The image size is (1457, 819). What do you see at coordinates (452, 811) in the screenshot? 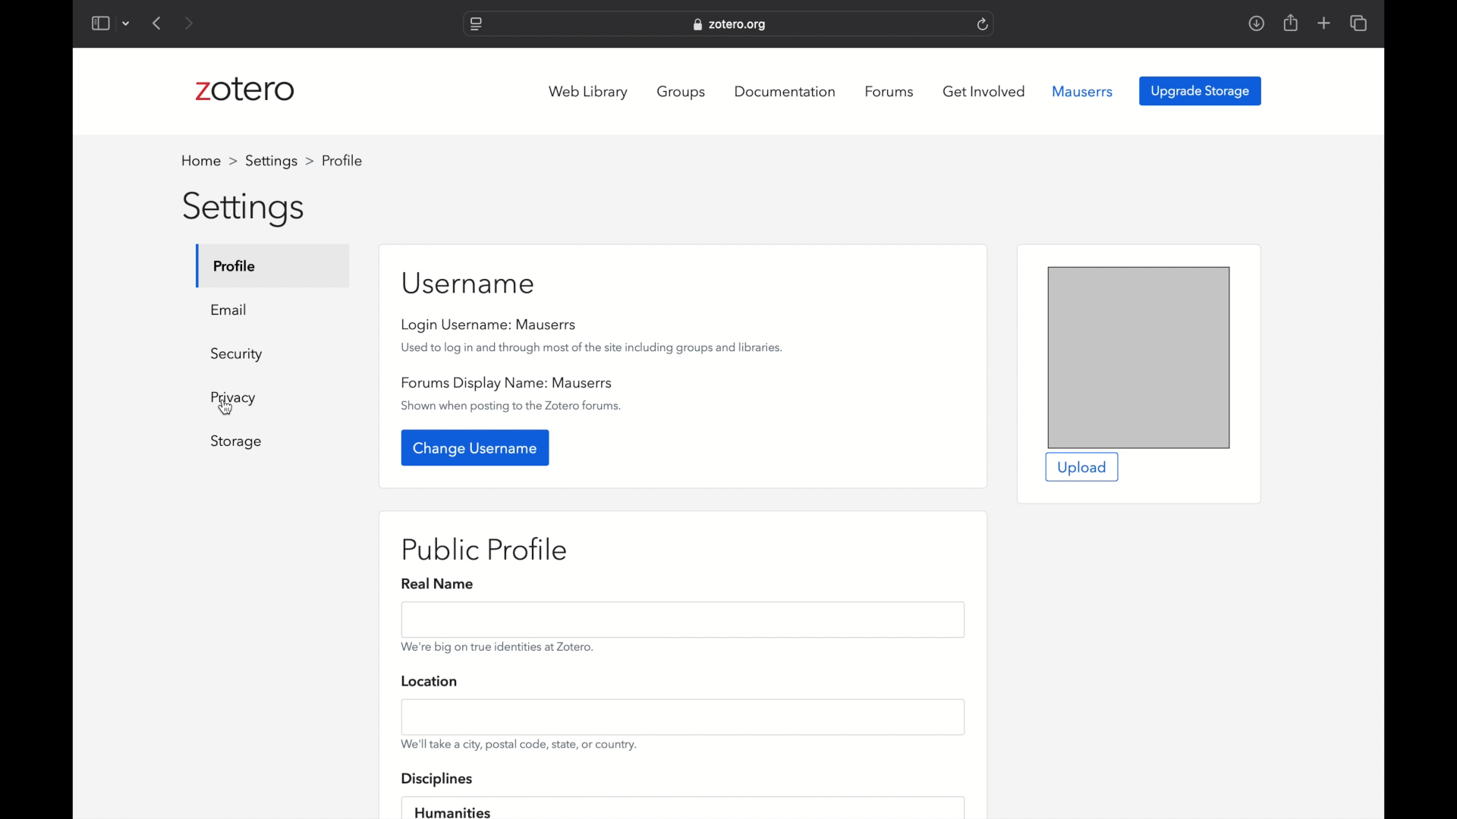
I see `humanities` at bounding box center [452, 811].